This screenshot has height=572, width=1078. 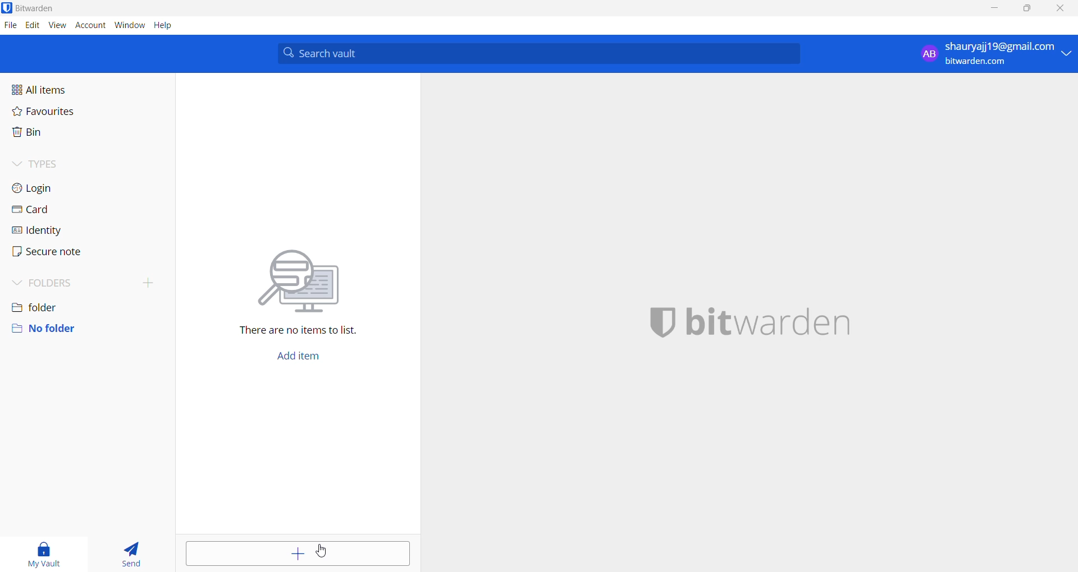 I want to click on login, so click(x=58, y=188).